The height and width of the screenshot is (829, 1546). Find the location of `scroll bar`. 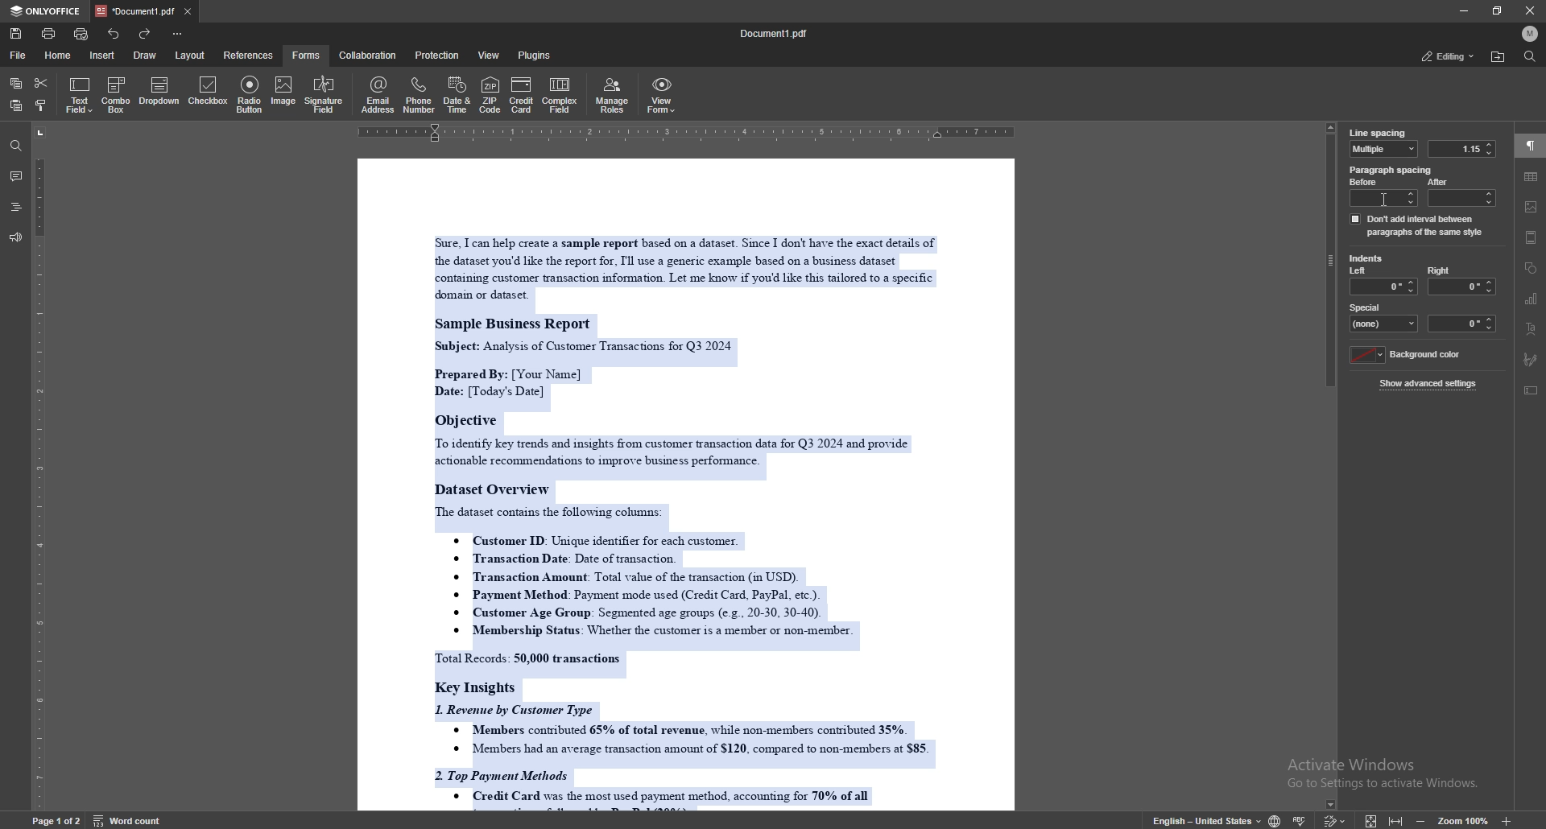

scroll bar is located at coordinates (1331, 469).